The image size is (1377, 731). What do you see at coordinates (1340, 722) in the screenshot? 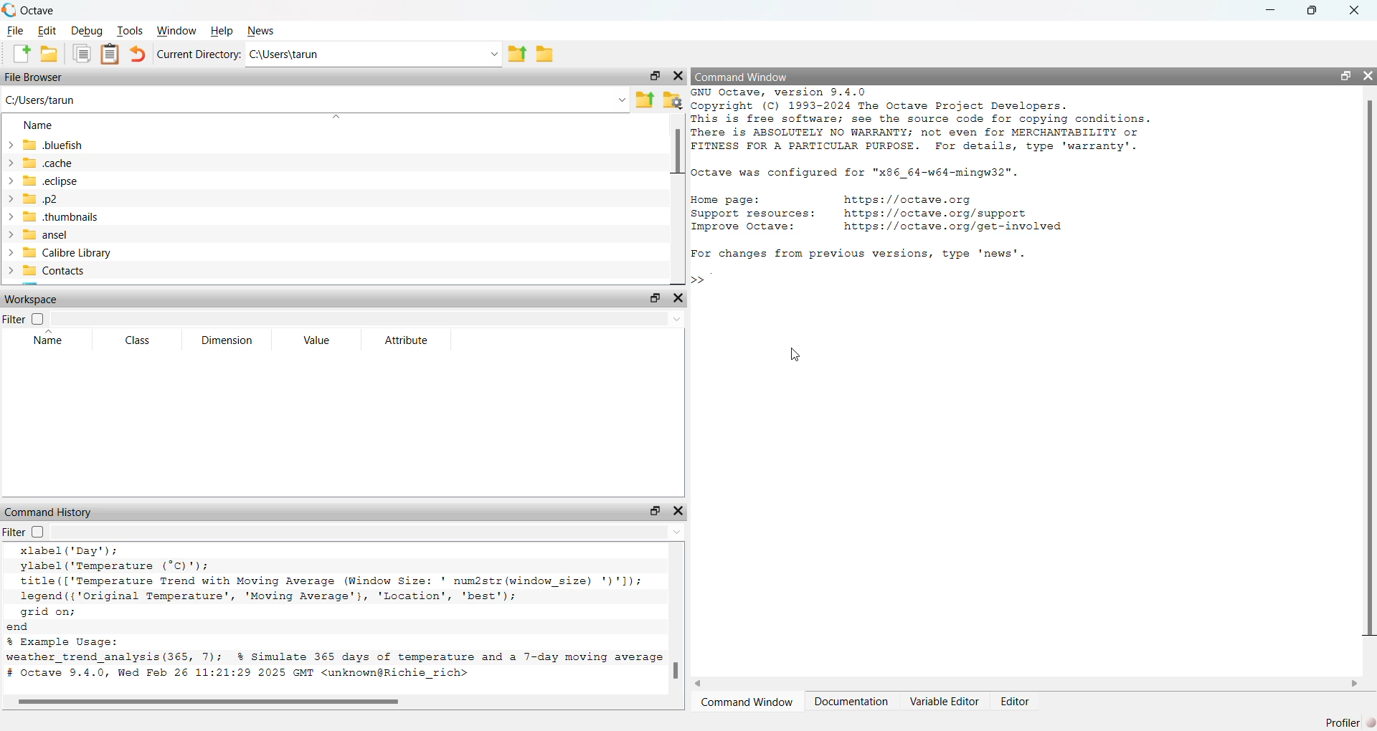
I see `Profiler` at bounding box center [1340, 722].